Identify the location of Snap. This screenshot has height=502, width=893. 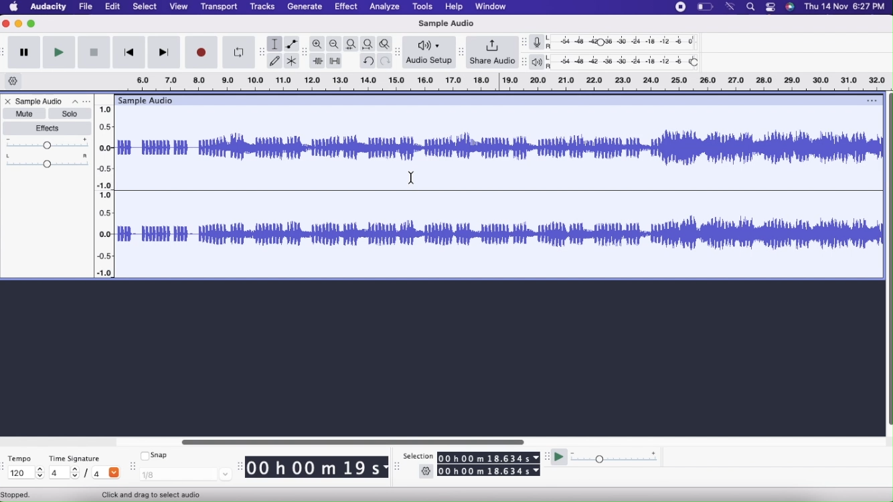
(158, 456).